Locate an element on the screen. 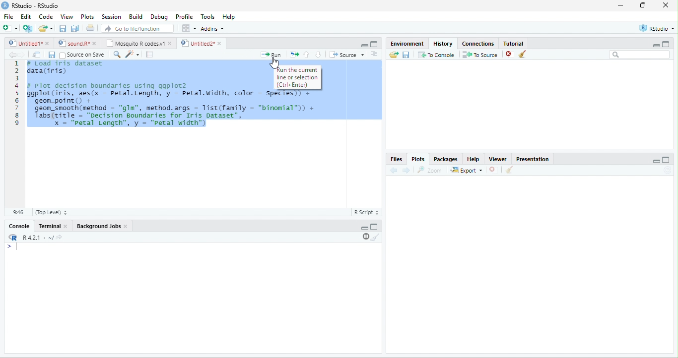 This screenshot has height=358, width=678. Maximize is located at coordinates (666, 160).